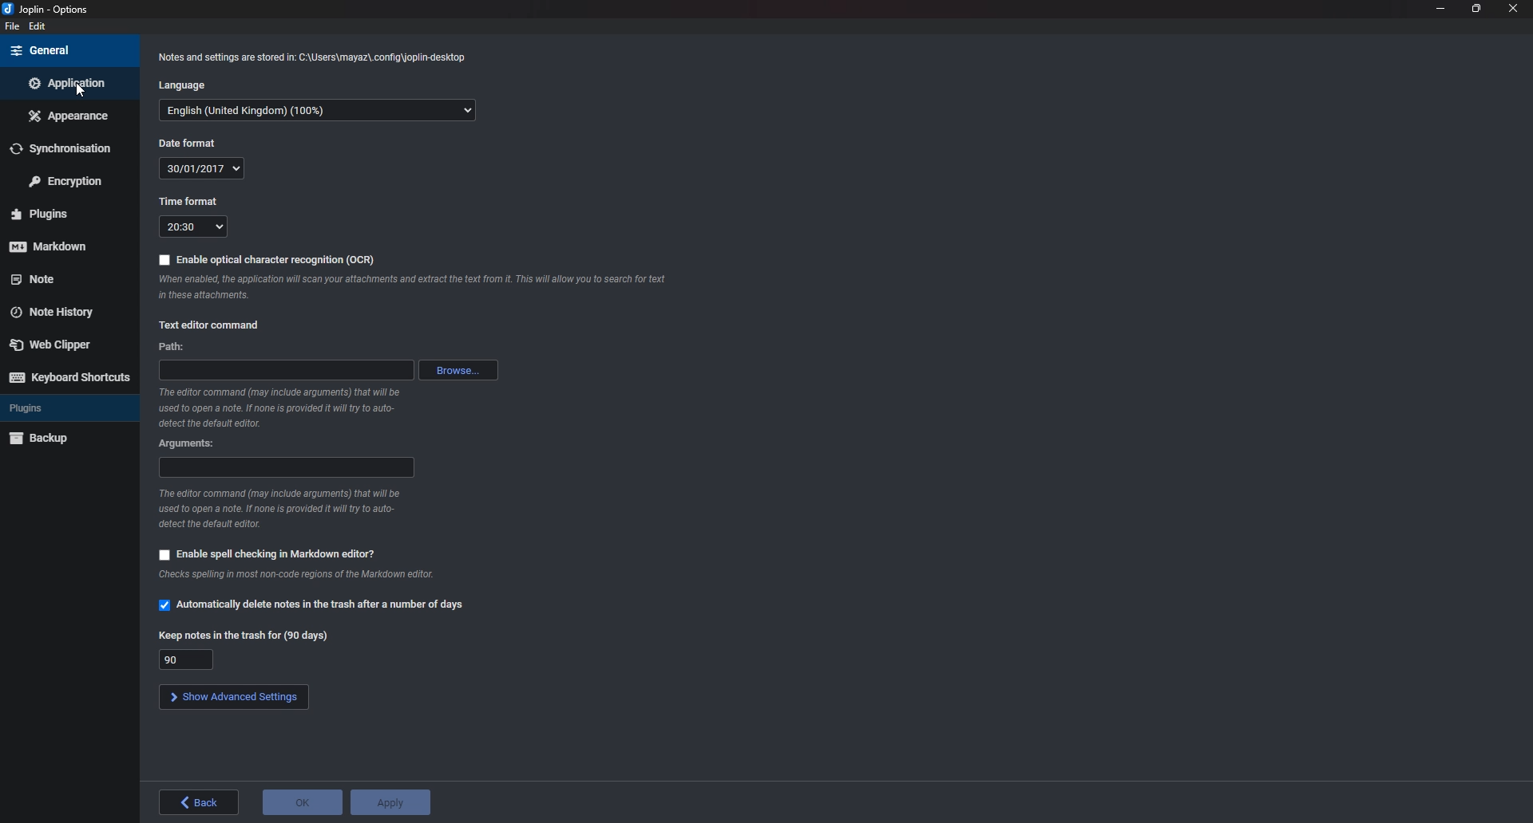 This screenshot has height=823, width=1533. Describe the element at coordinates (279, 408) in the screenshot. I see `info` at that location.